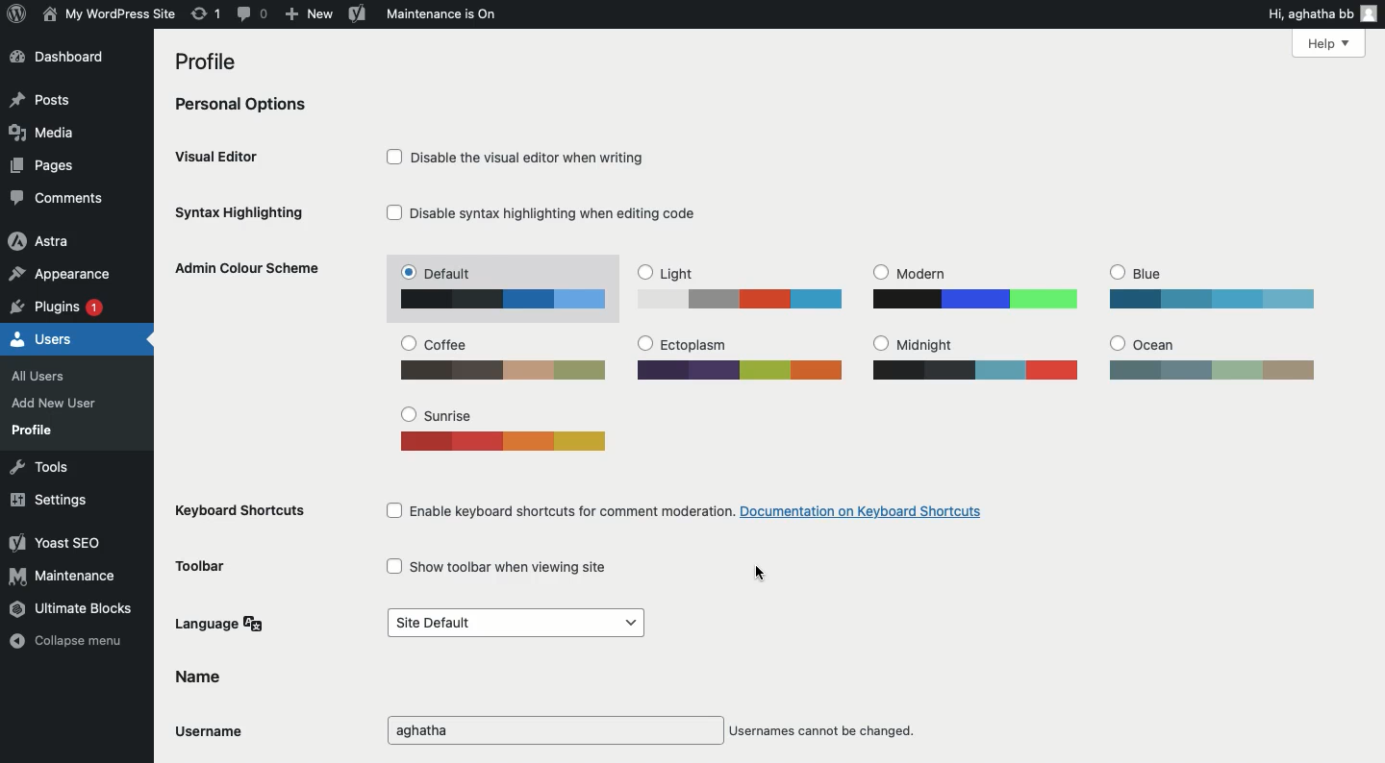 The image size is (1385, 763). Describe the element at coordinates (43, 163) in the screenshot. I see `Pages` at that location.